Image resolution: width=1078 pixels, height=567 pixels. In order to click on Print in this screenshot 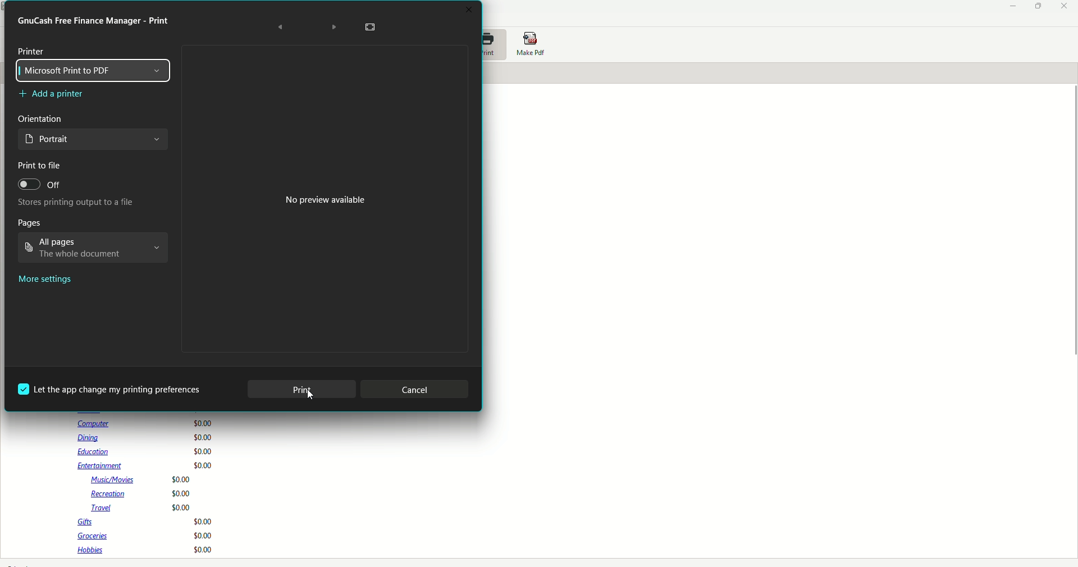, I will do `click(300, 390)`.